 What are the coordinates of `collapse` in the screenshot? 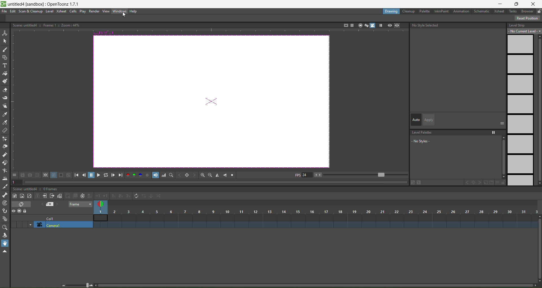 It's located at (38, 196).